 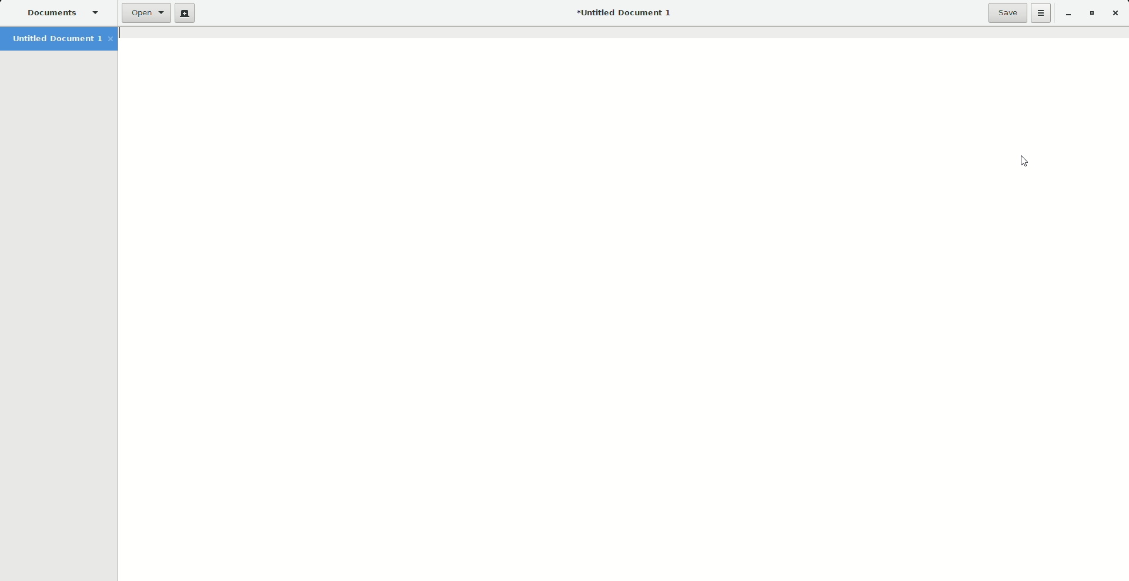 I want to click on Documents, so click(x=65, y=14).